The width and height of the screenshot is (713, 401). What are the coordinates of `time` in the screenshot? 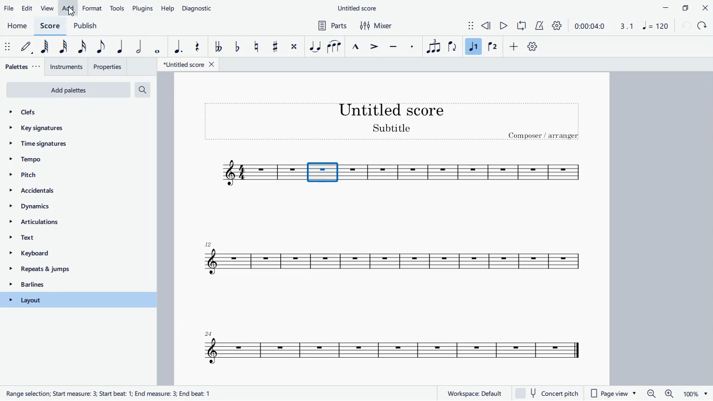 It's located at (589, 26).